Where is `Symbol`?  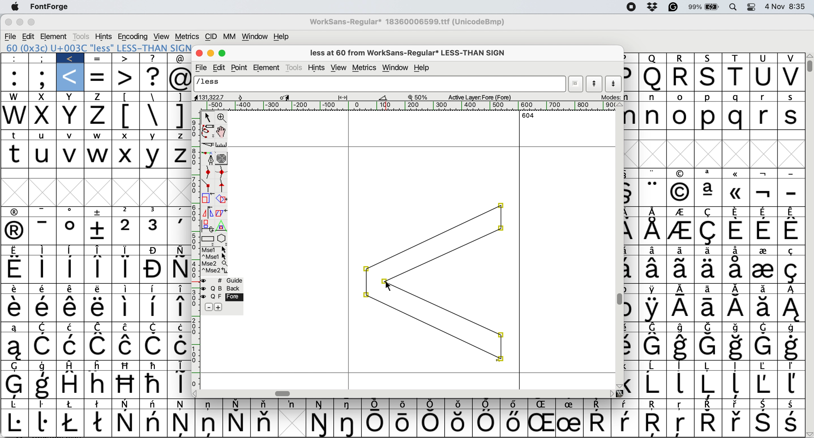
Symbol is located at coordinates (182, 405).